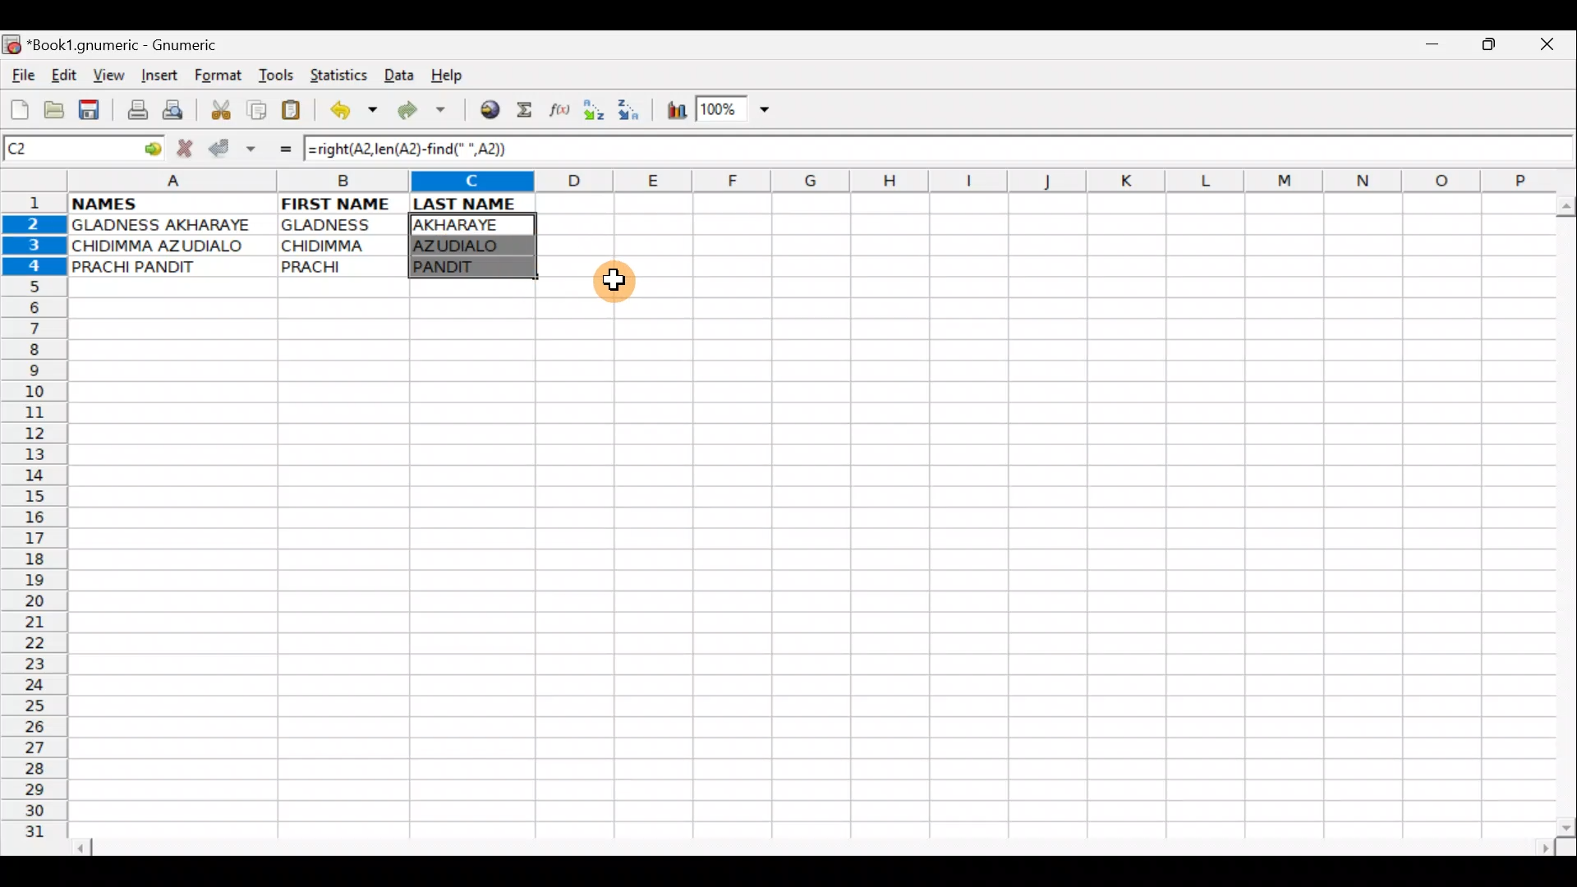  What do you see at coordinates (1050, 150) in the screenshot?
I see `Formula bar` at bounding box center [1050, 150].